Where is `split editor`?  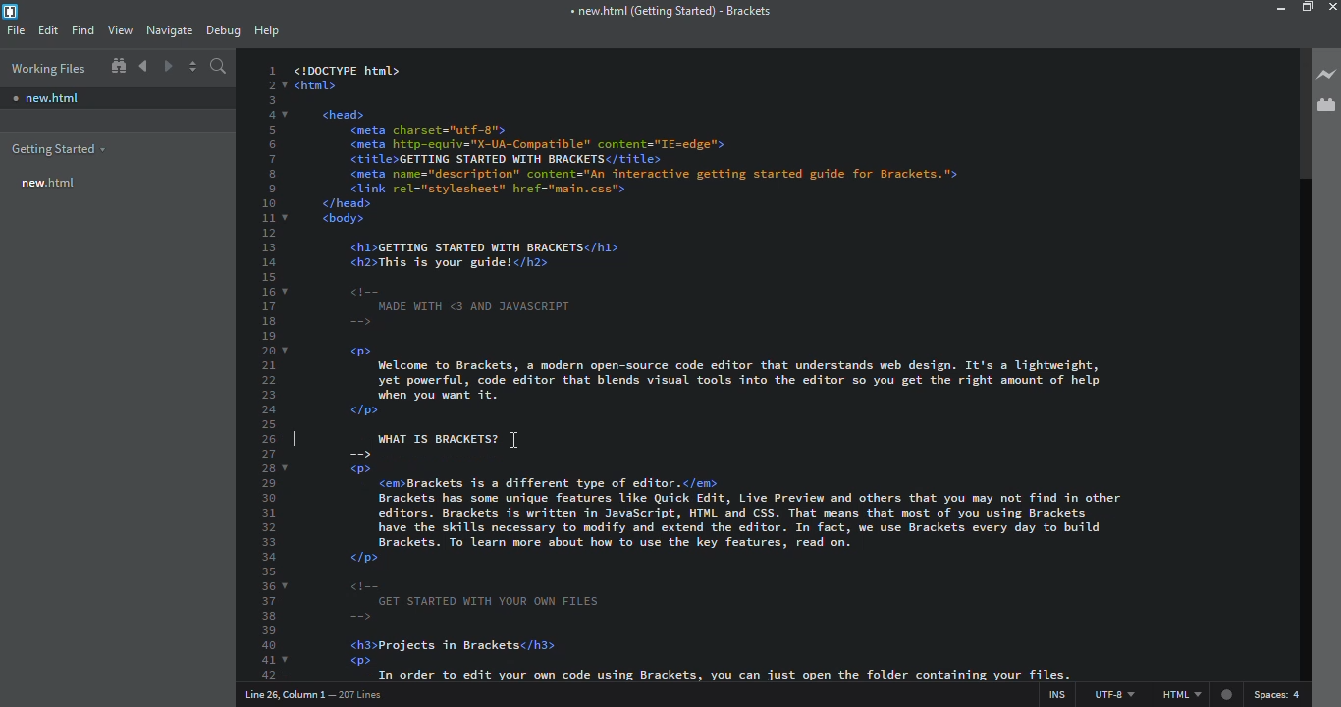 split editor is located at coordinates (194, 69).